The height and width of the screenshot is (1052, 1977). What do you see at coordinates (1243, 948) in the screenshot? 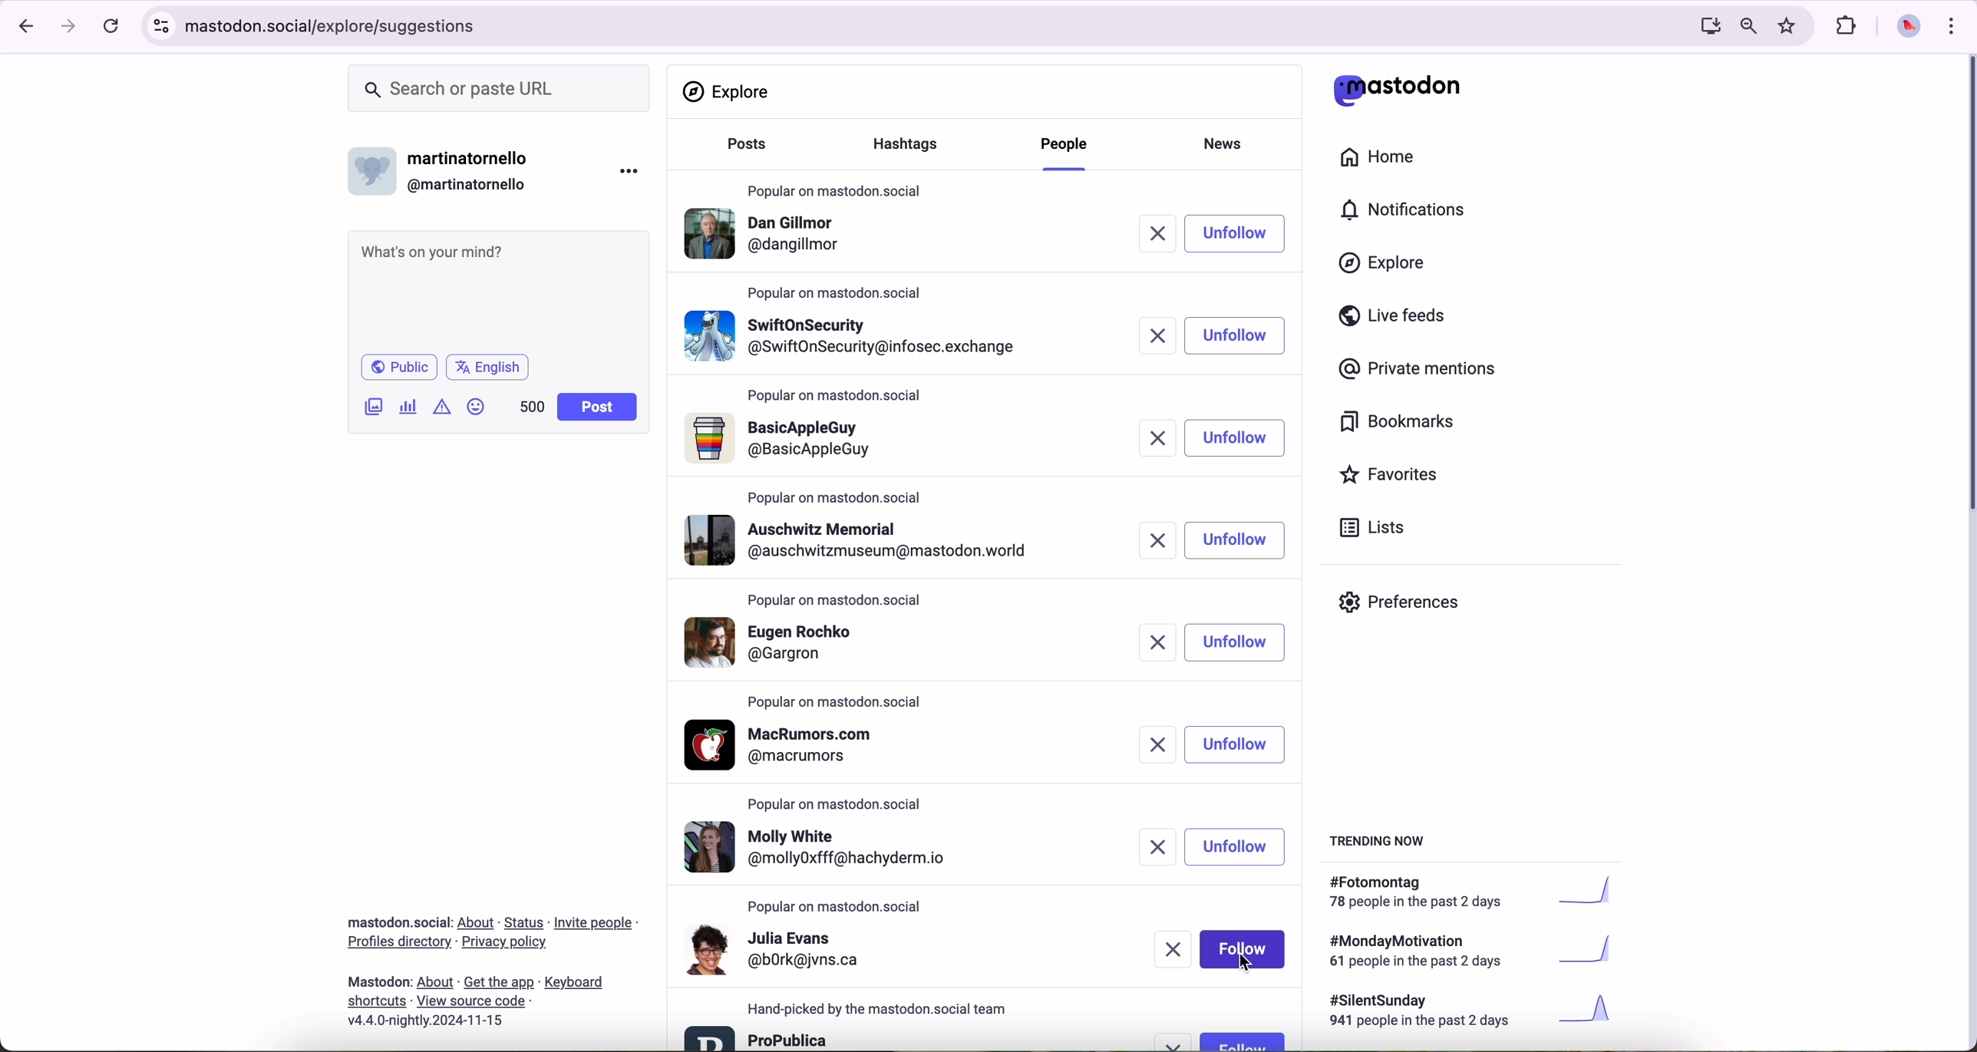
I see `click on follow` at bounding box center [1243, 948].